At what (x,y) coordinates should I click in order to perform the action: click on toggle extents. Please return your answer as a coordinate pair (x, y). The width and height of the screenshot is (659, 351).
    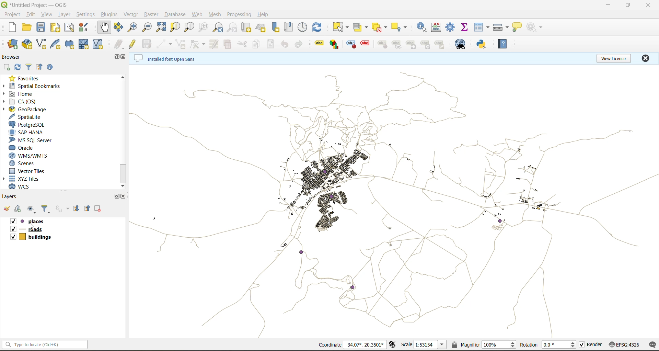
    Looking at the image, I should click on (392, 345).